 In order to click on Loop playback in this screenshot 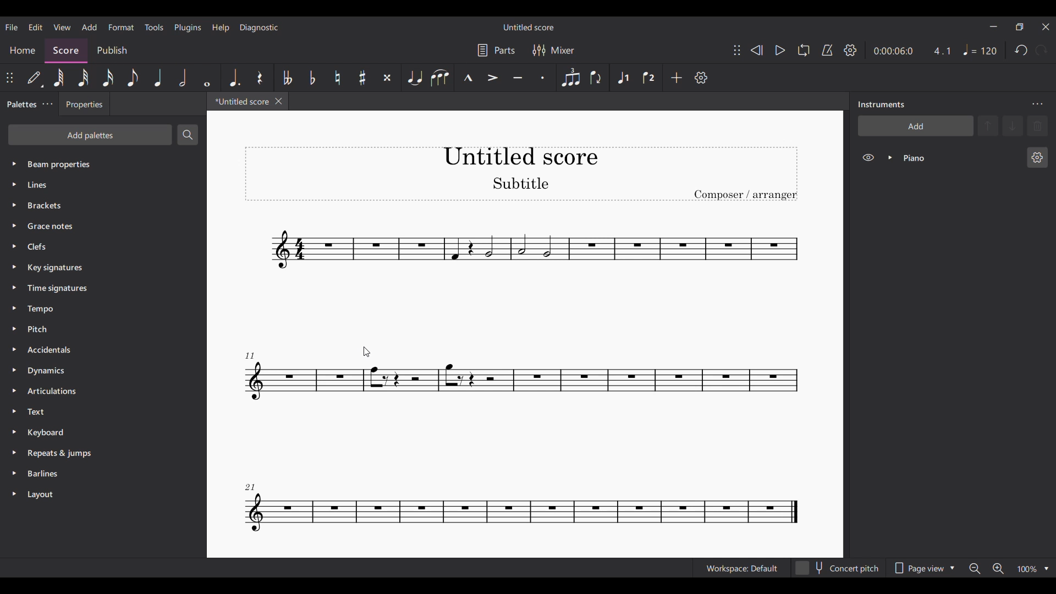, I will do `click(804, 50)`.